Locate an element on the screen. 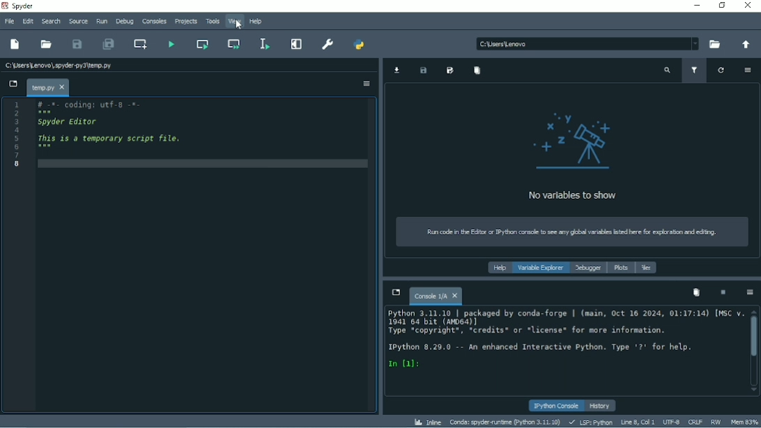 This screenshot has height=428, width=761. Vertical scrollbar is located at coordinates (754, 337).